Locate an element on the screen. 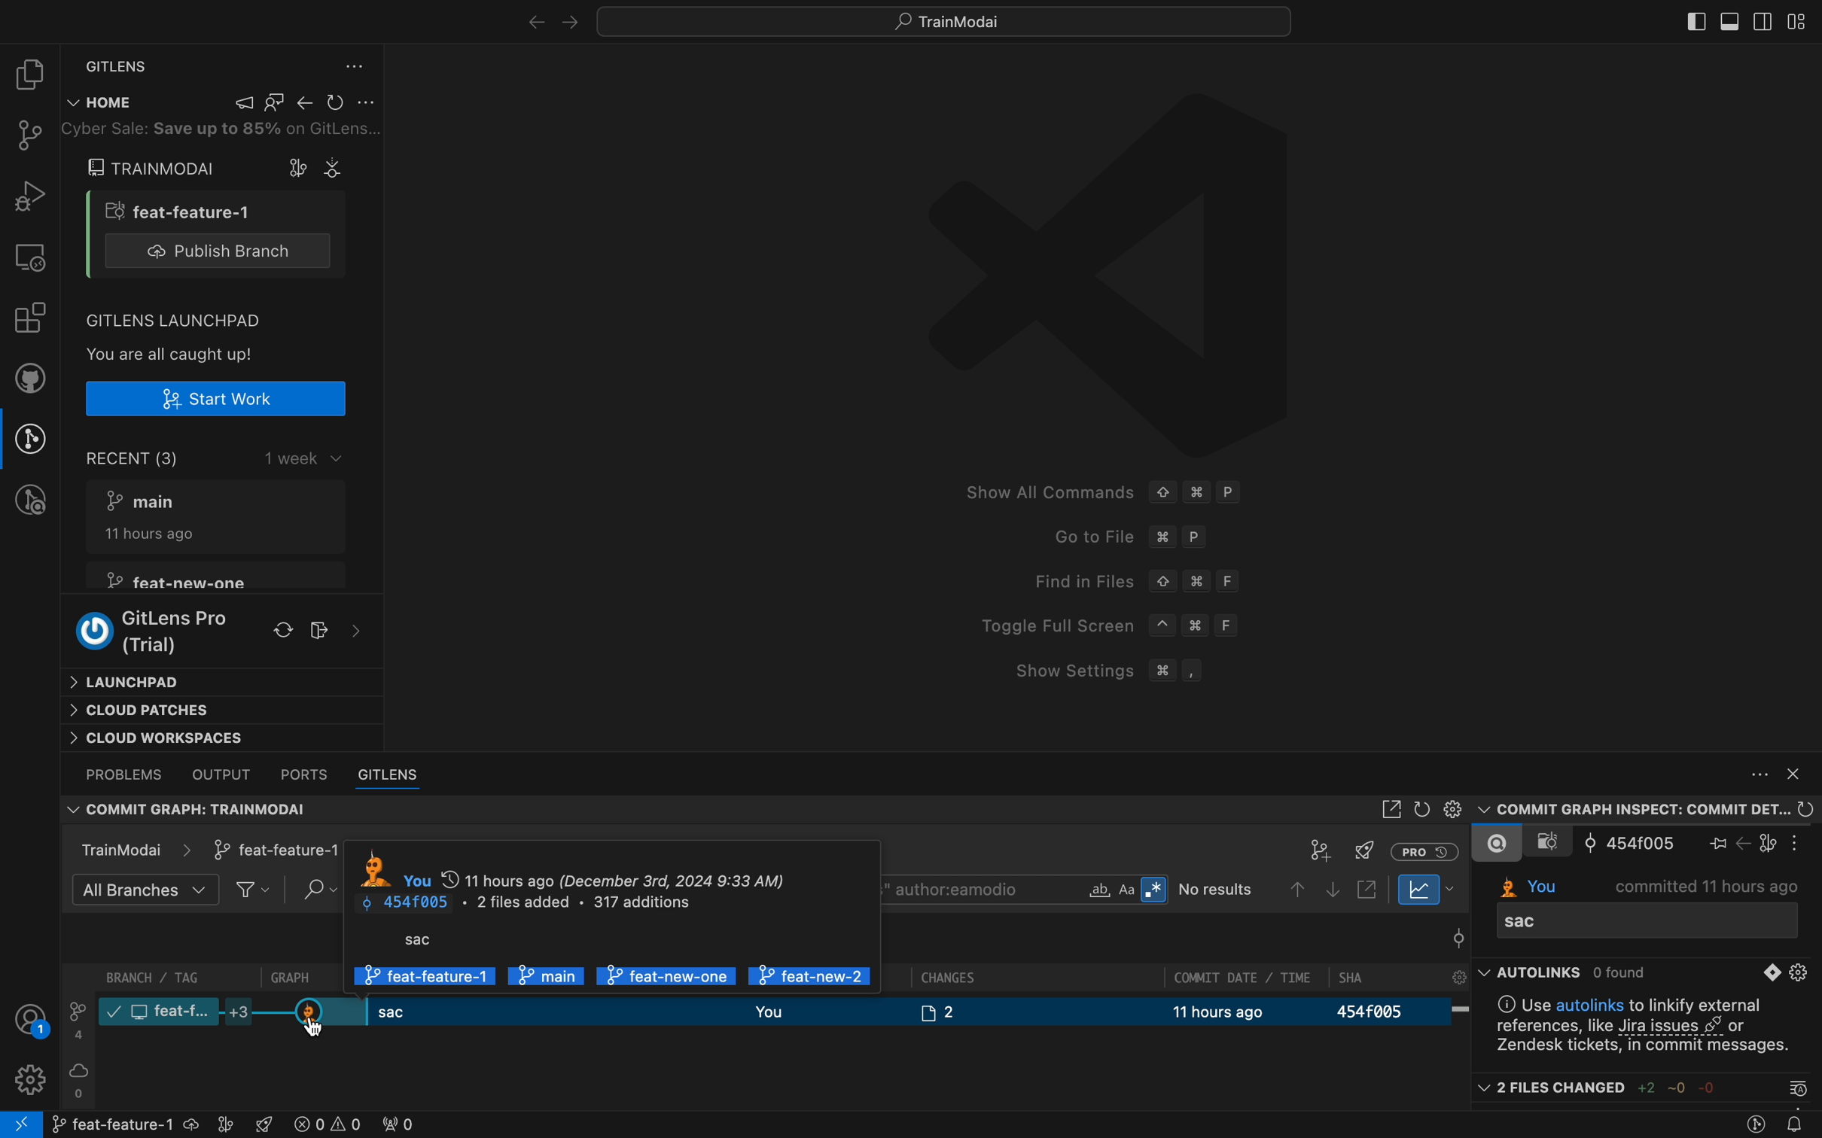  git panel is located at coordinates (1322, 851).